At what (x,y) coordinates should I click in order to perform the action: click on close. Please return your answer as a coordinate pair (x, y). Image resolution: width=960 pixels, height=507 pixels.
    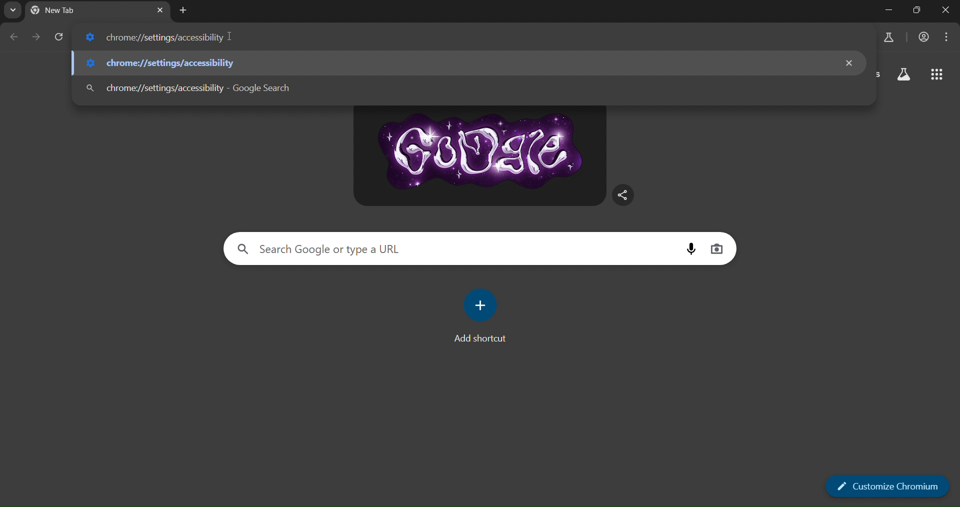
    Looking at the image, I should click on (842, 62).